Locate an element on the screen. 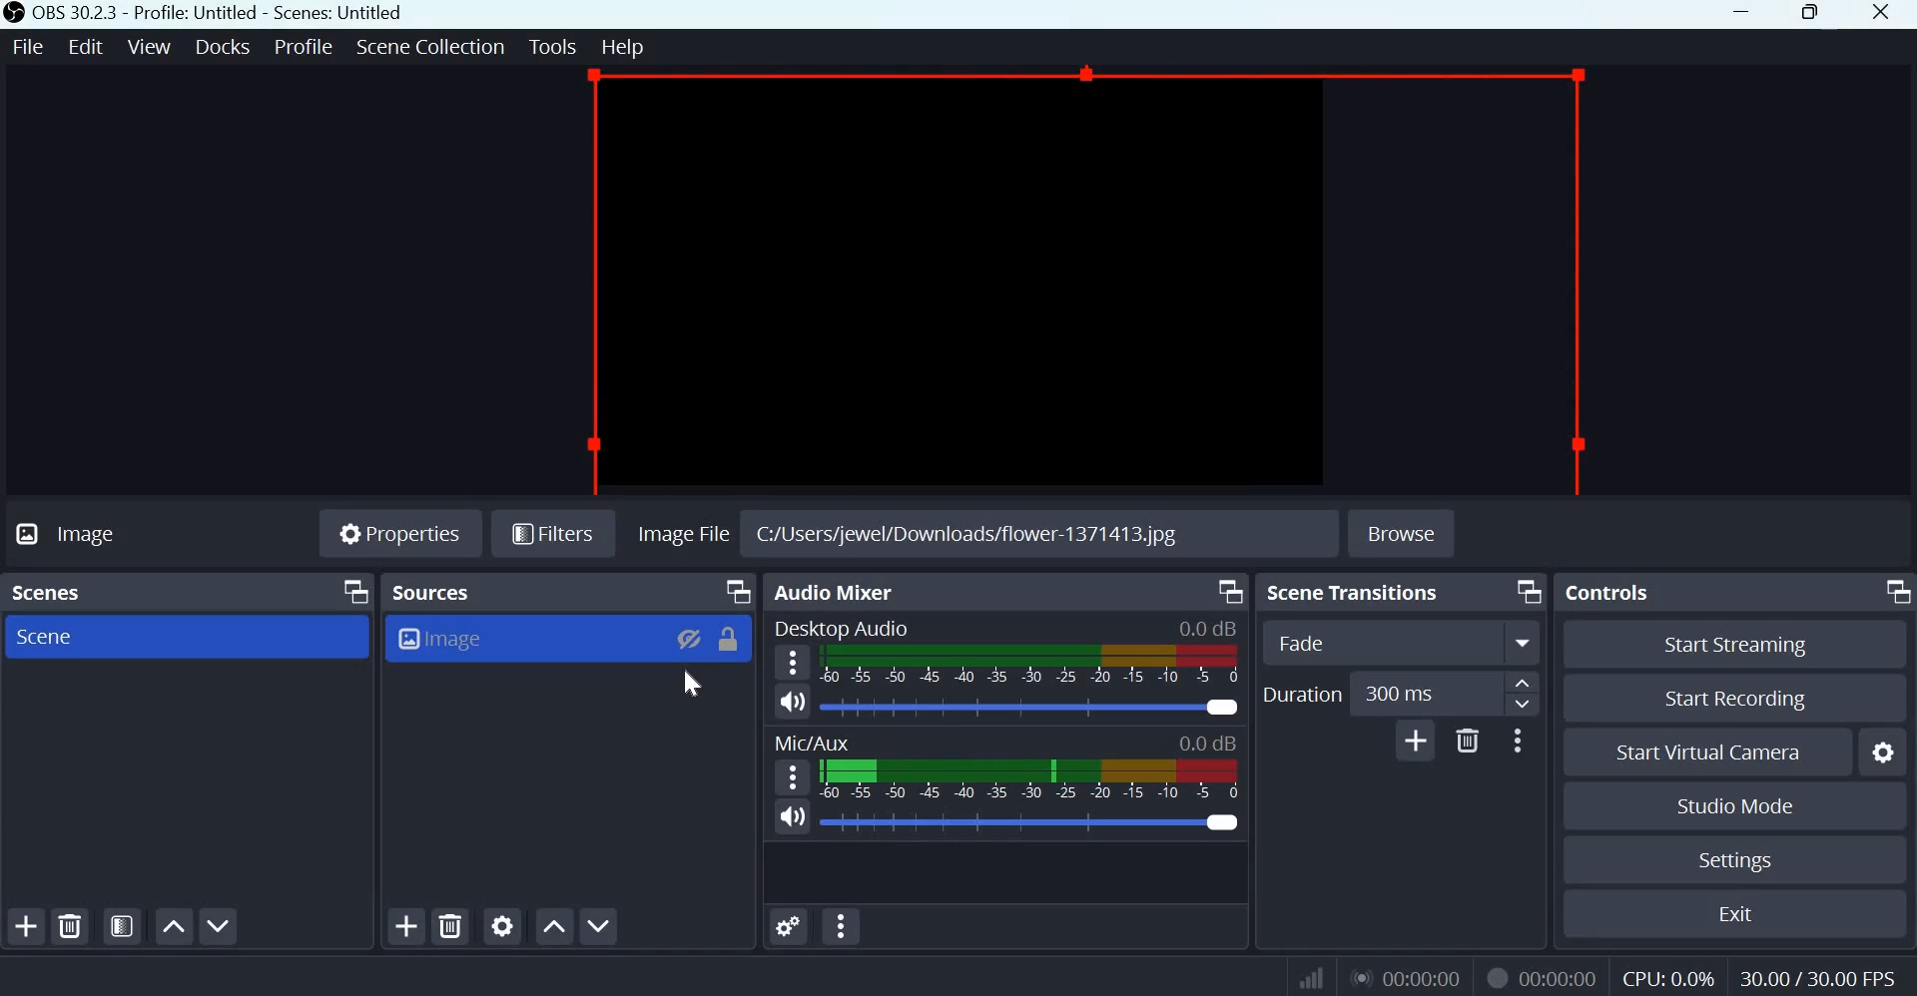  OBS studio logo is located at coordinates (12, 14).